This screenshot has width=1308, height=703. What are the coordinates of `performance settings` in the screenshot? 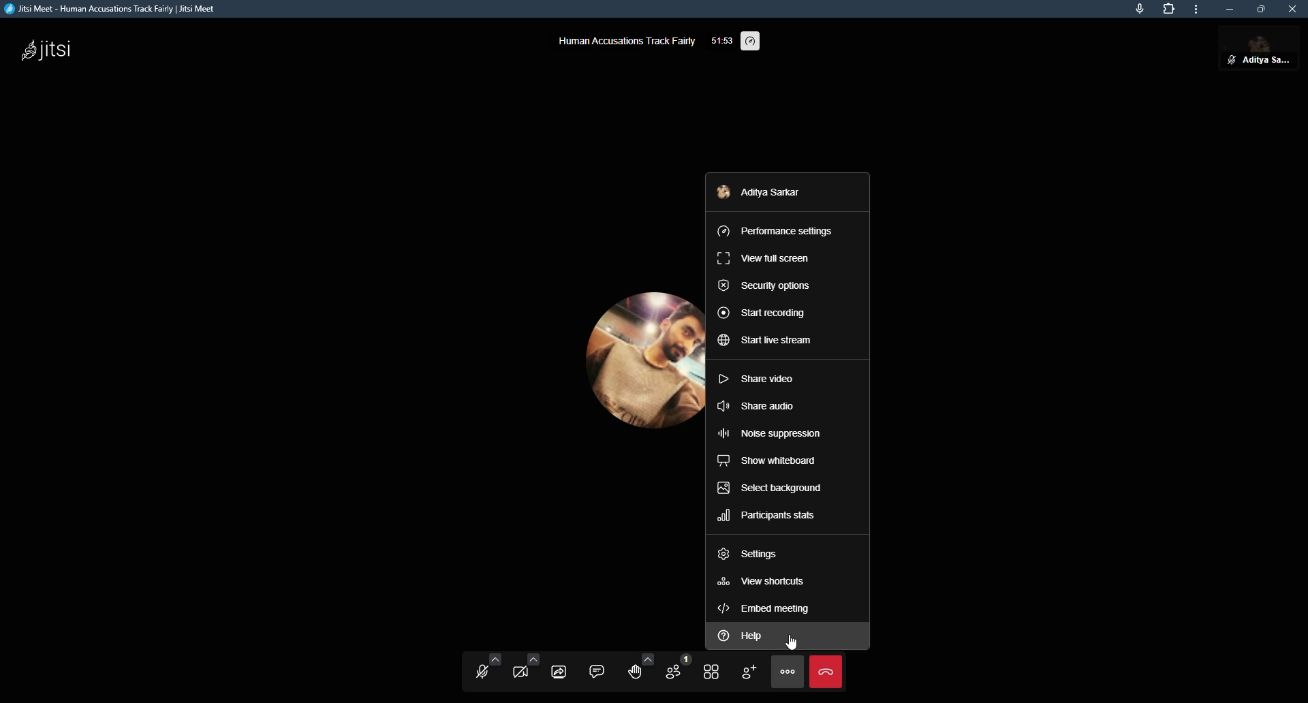 It's located at (777, 230).